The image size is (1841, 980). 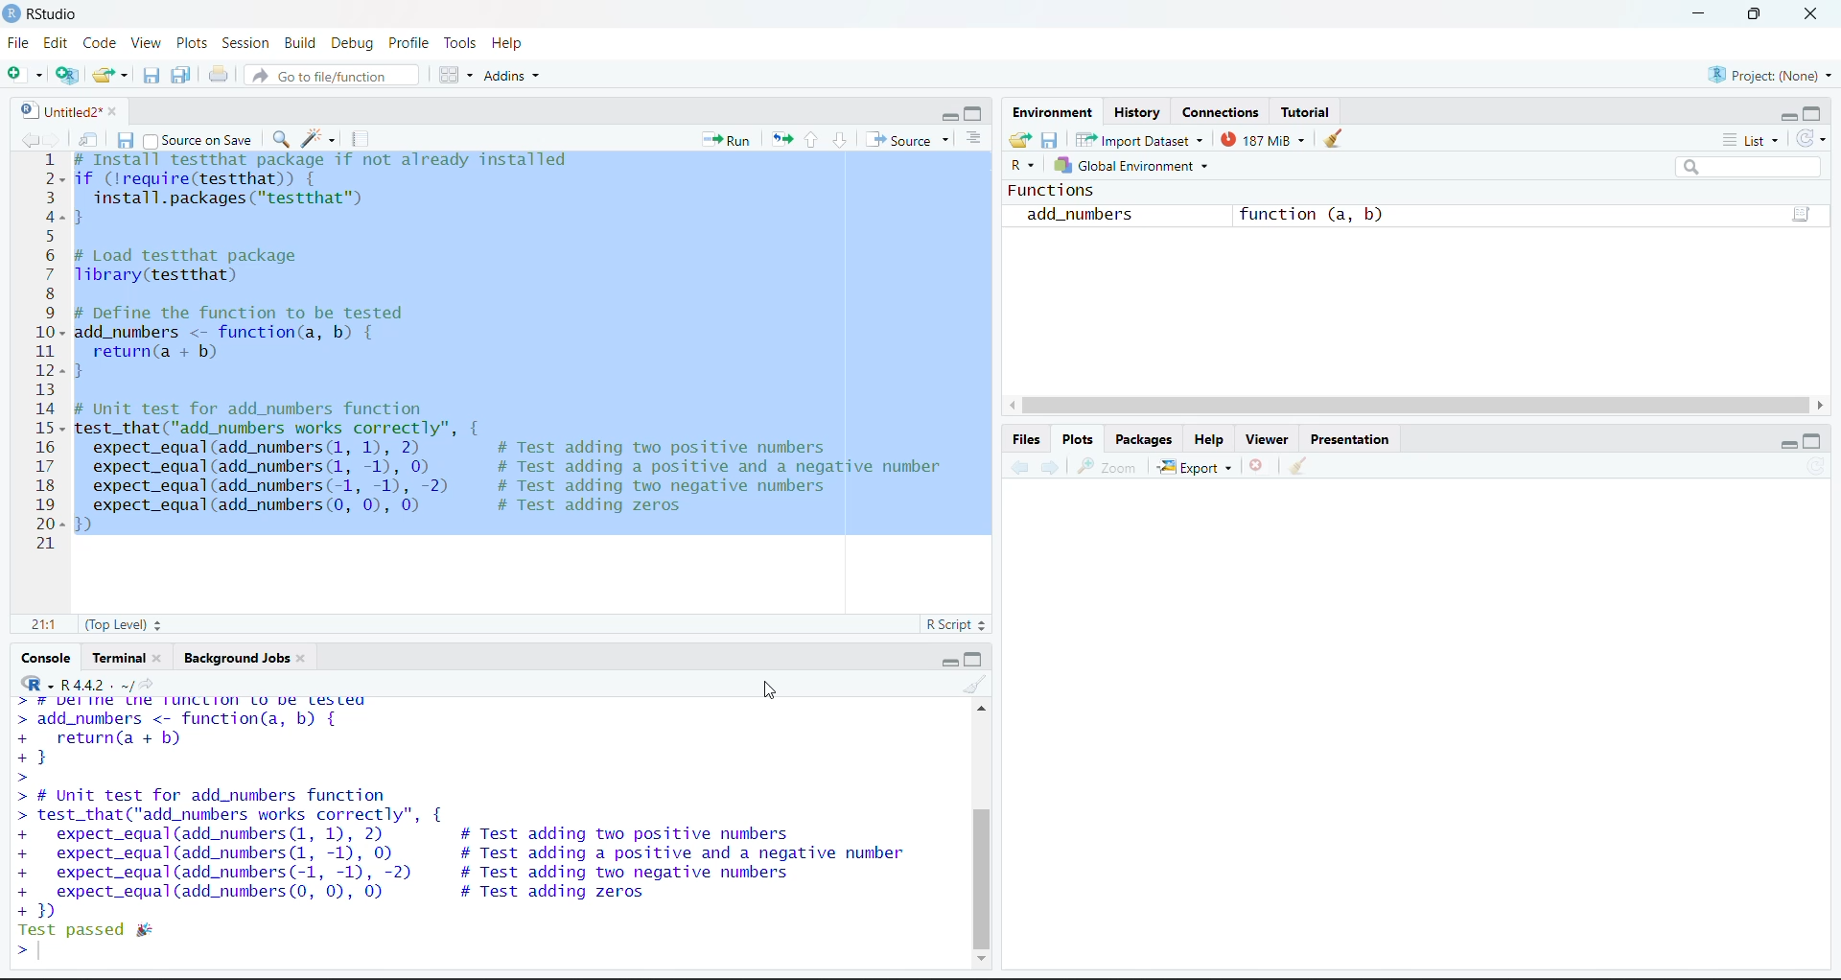 I want to click on rerun, so click(x=781, y=140).